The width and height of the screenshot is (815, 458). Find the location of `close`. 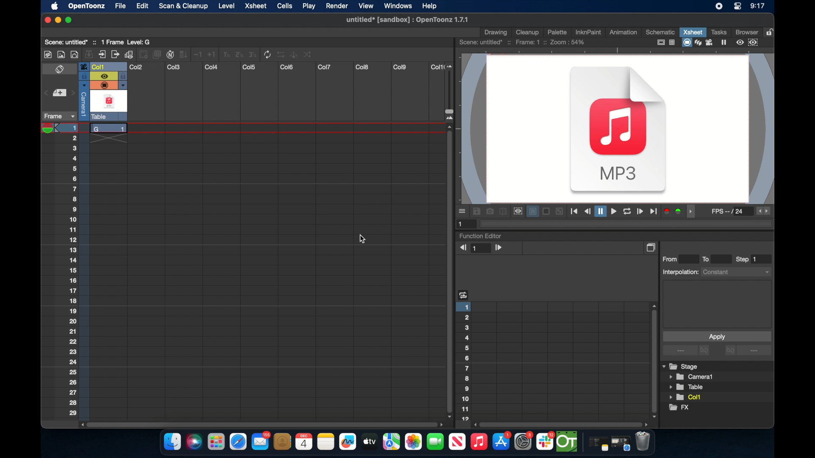

close is located at coordinates (46, 20).